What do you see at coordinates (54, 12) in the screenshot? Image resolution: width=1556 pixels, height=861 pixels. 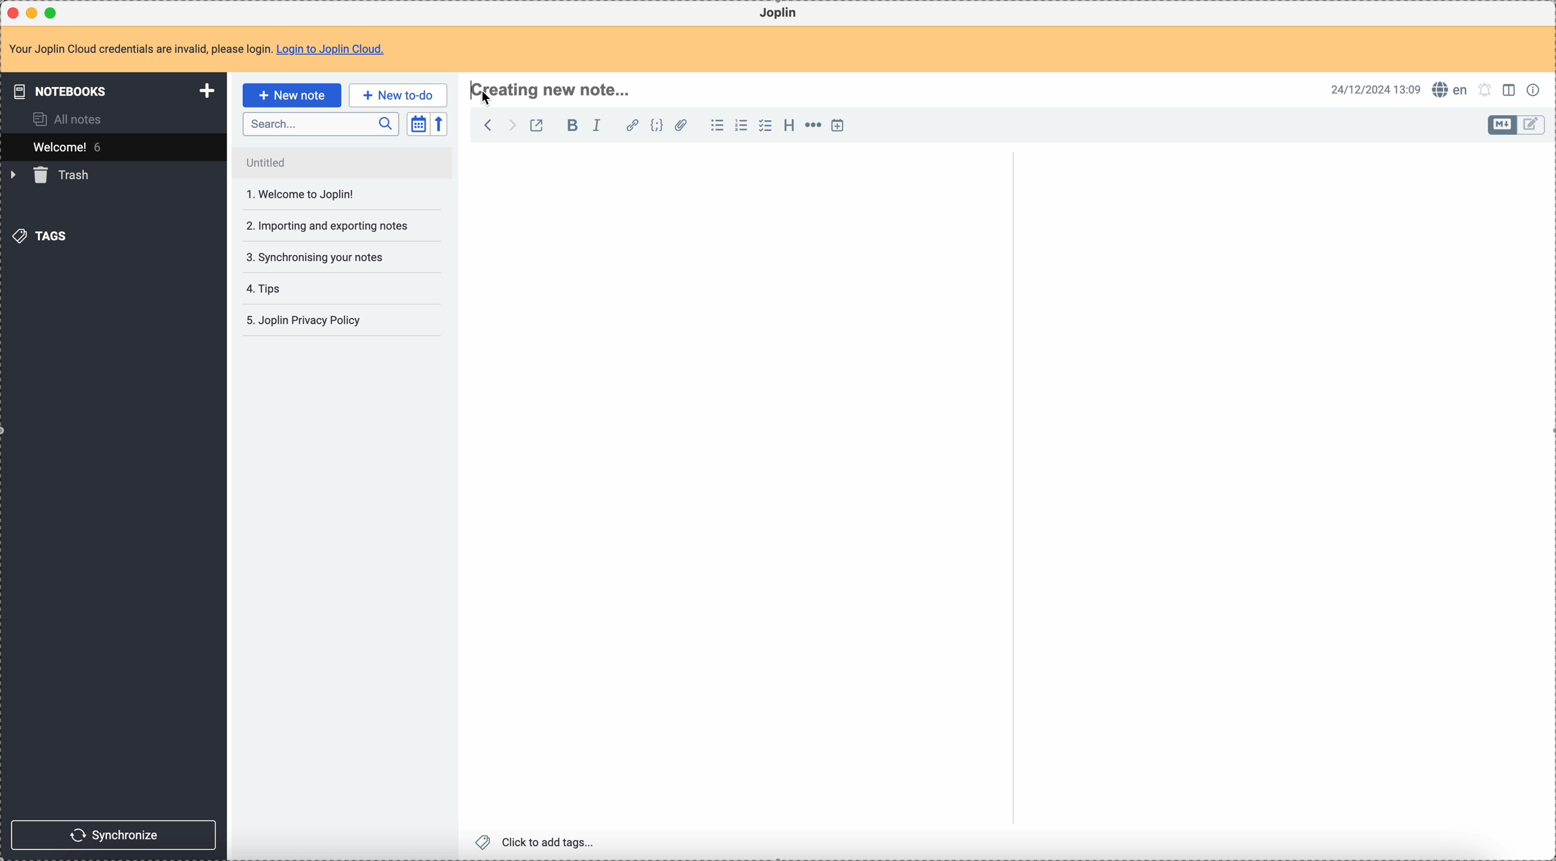 I see `maximize` at bounding box center [54, 12].